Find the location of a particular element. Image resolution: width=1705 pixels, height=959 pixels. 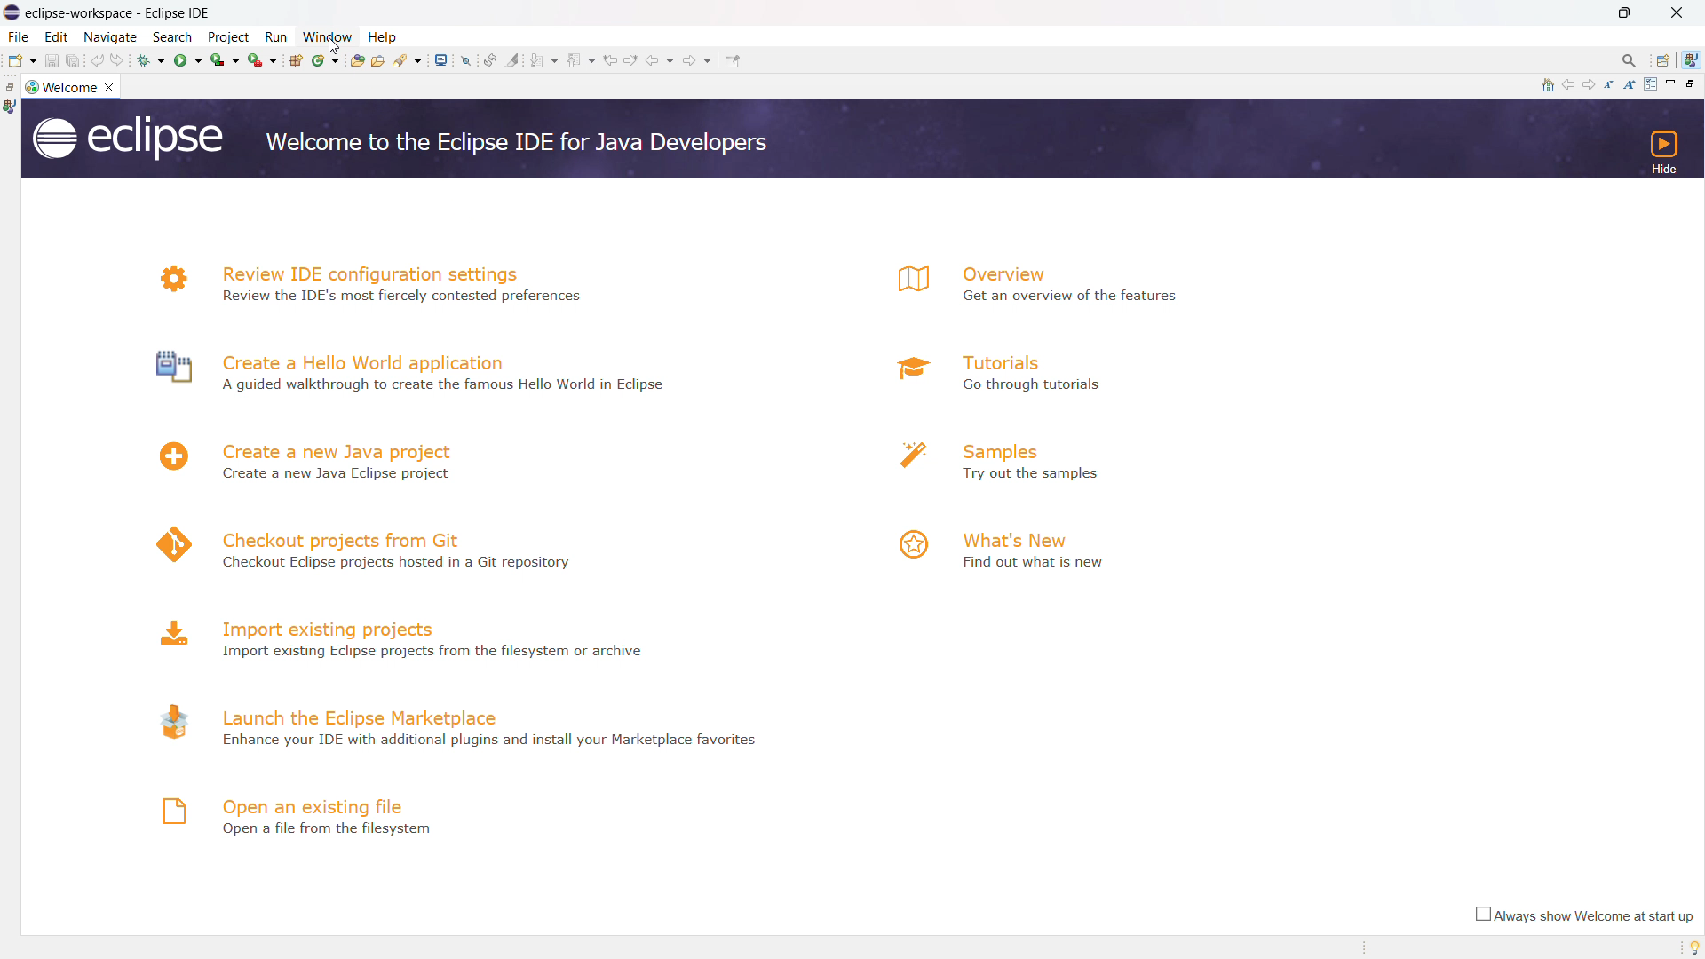

edit is located at coordinates (56, 36).